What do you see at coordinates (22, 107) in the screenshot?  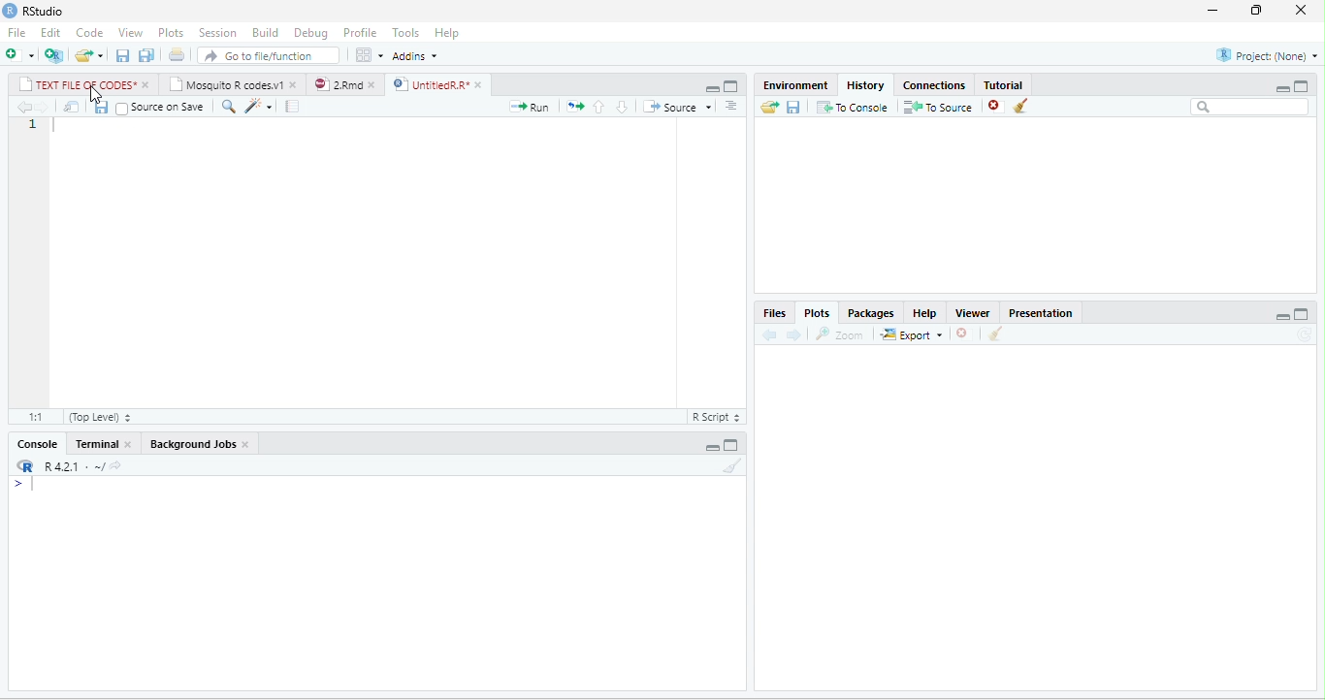 I see `back` at bounding box center [22, 107].